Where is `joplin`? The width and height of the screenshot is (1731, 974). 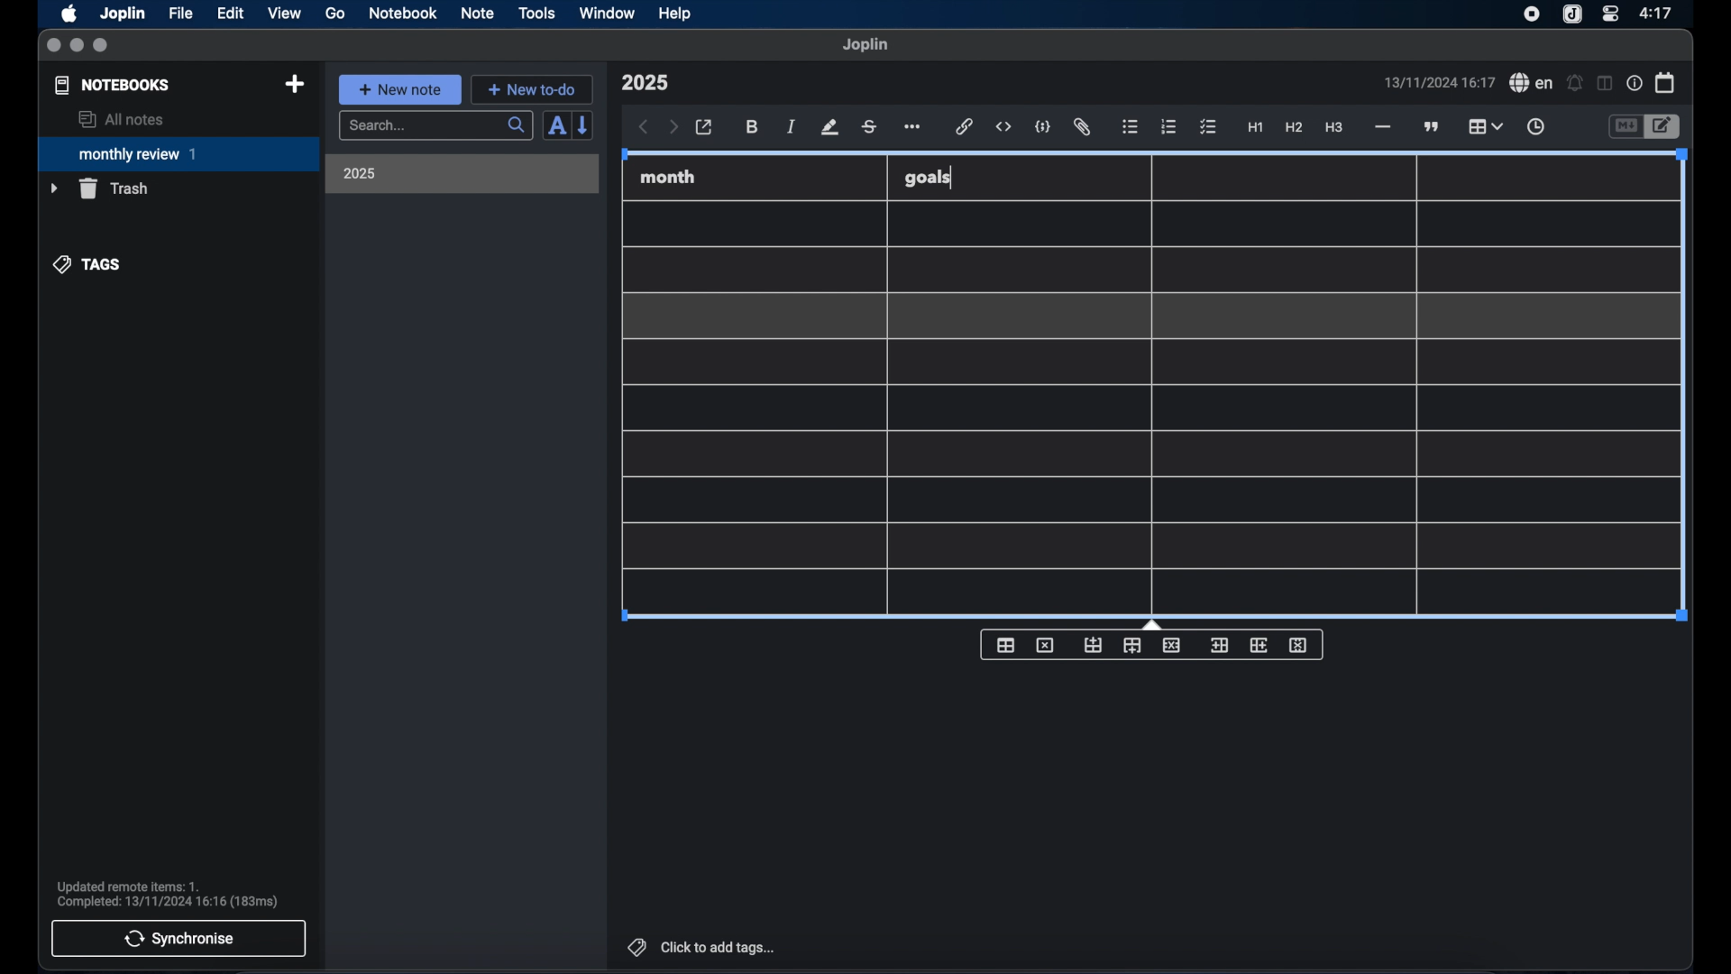
joplin is located at coordinates (865, 44).